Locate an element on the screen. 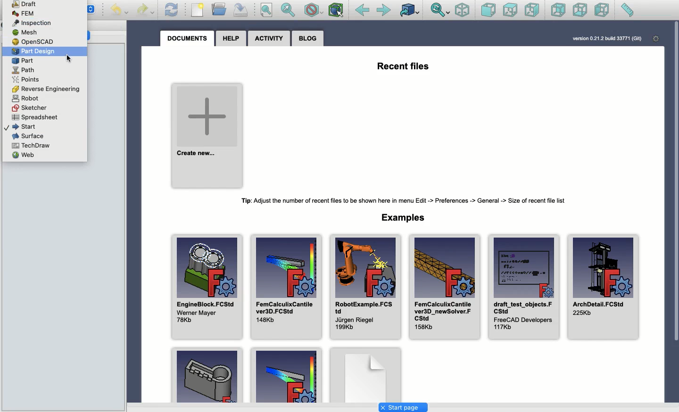  Help is located at coordinates (231, 37).